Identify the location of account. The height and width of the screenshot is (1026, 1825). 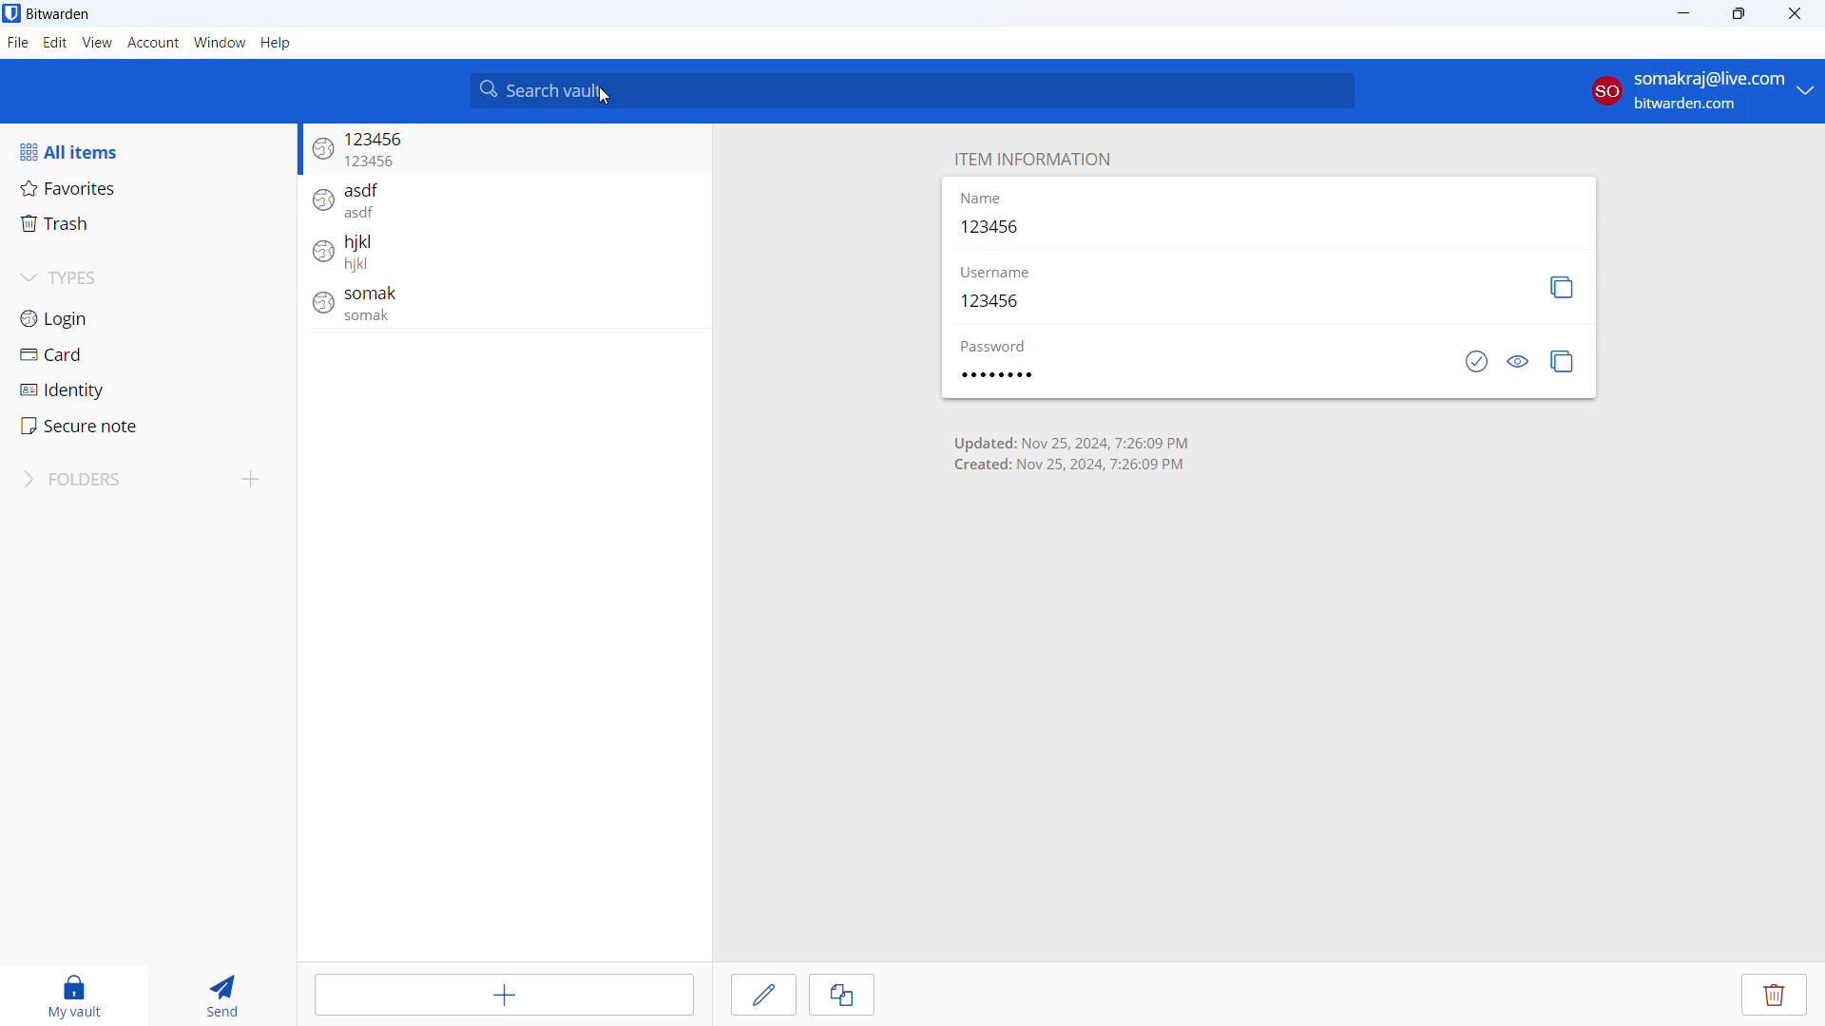
(1700, 90).